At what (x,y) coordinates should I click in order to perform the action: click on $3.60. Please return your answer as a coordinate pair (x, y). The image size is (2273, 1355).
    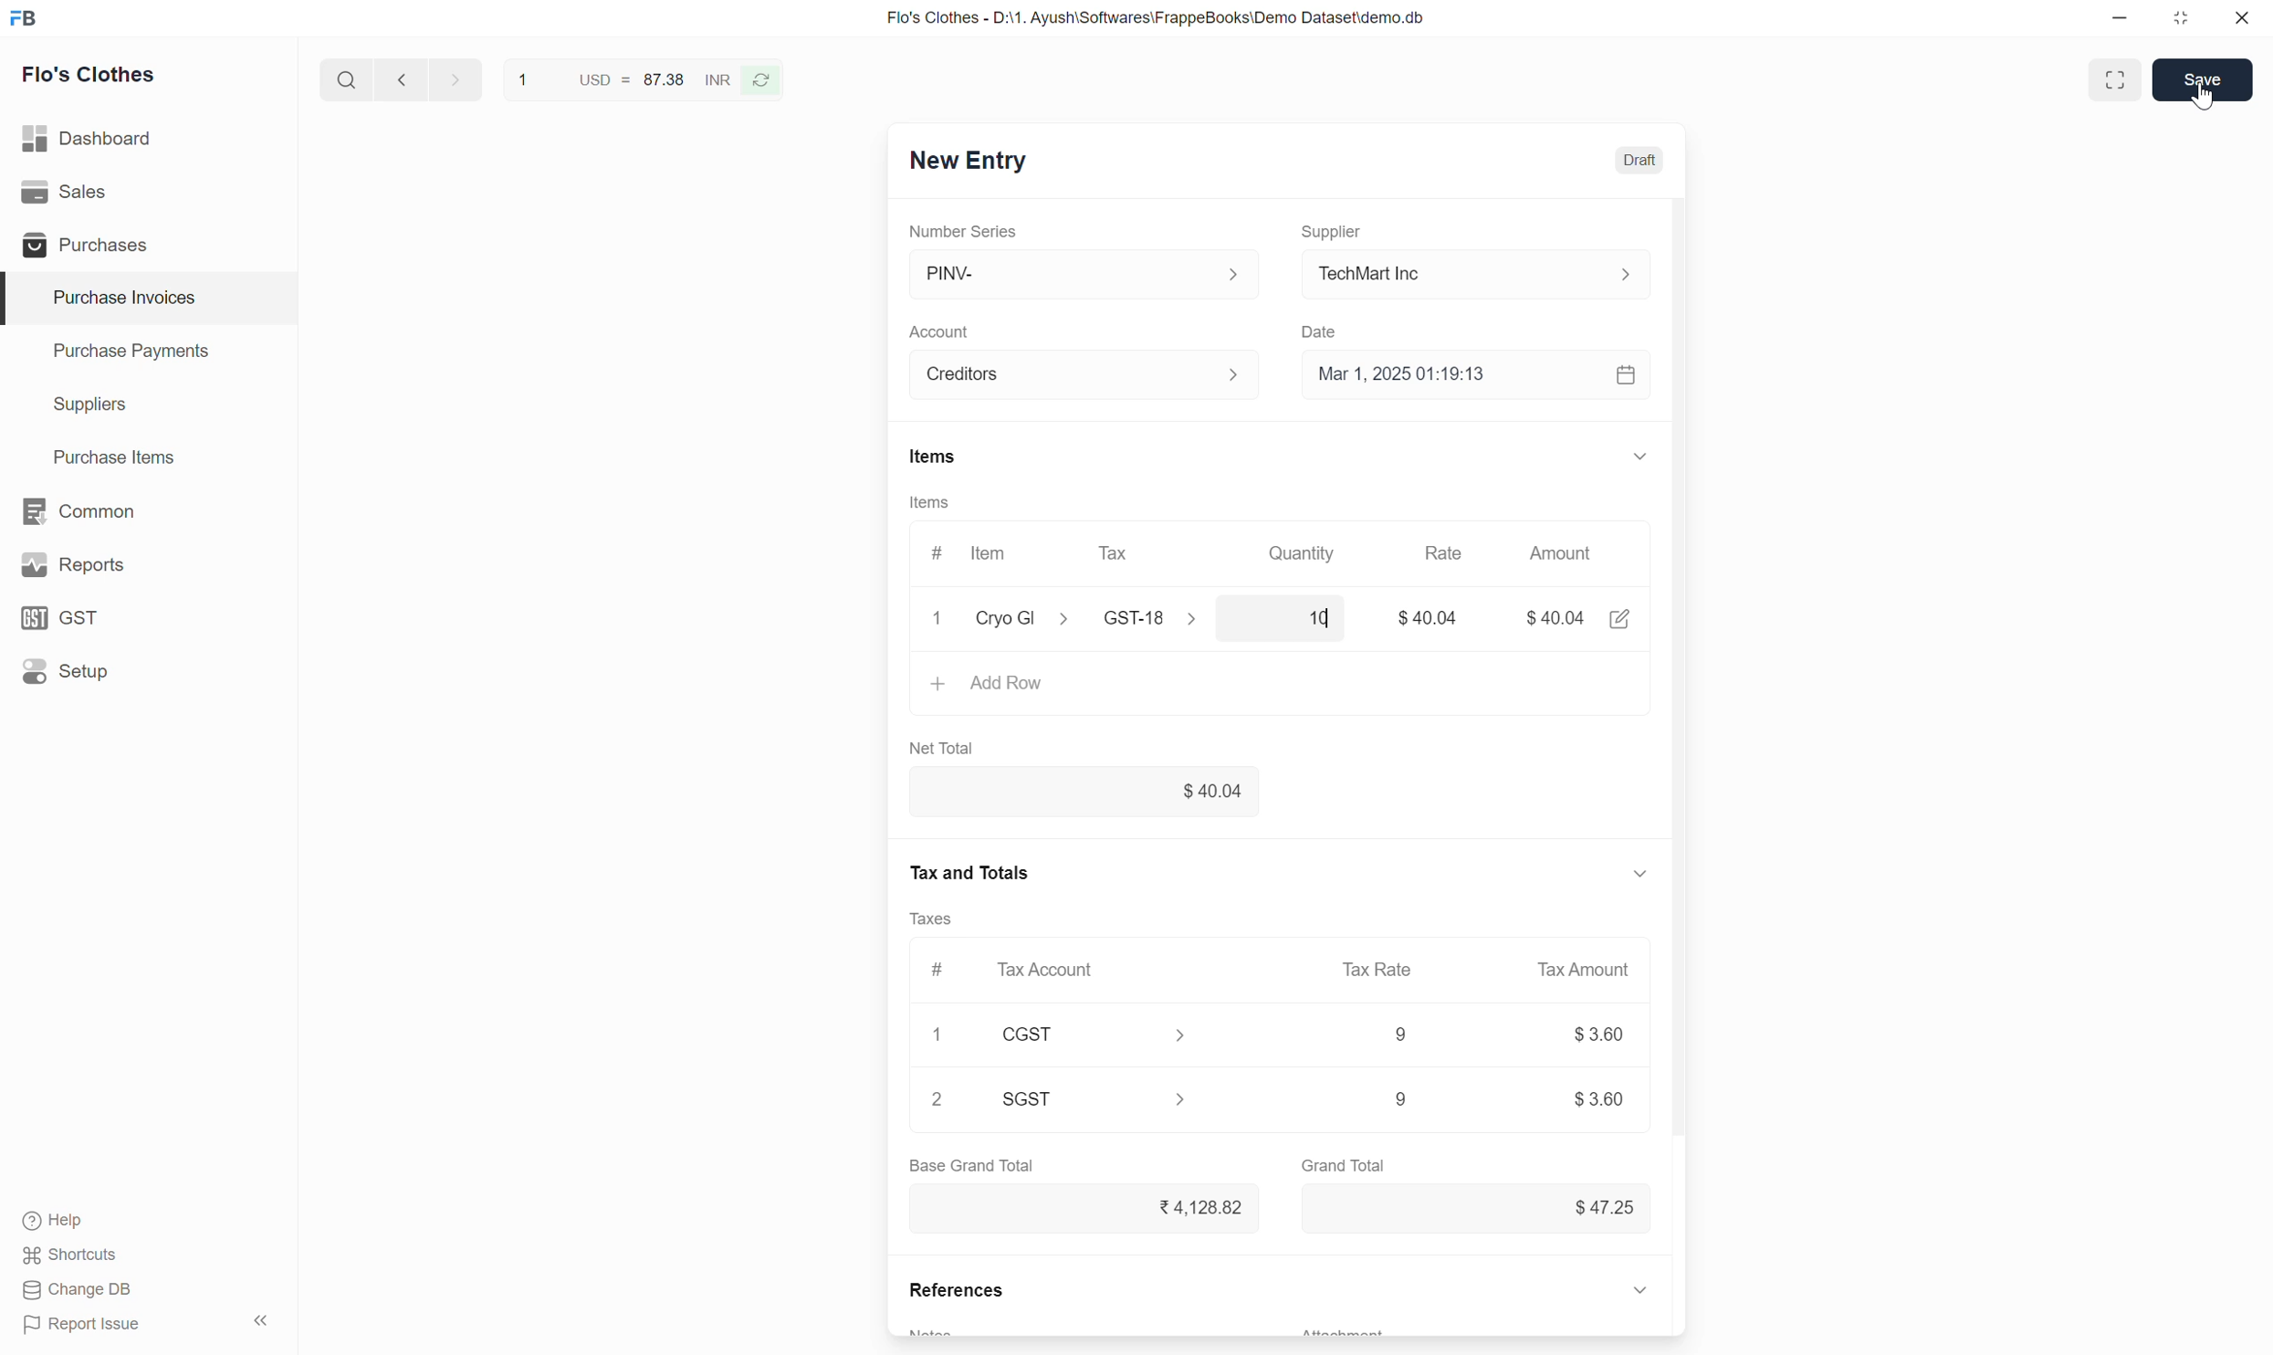
    Looking at the image, I should click on (1597, 1037).